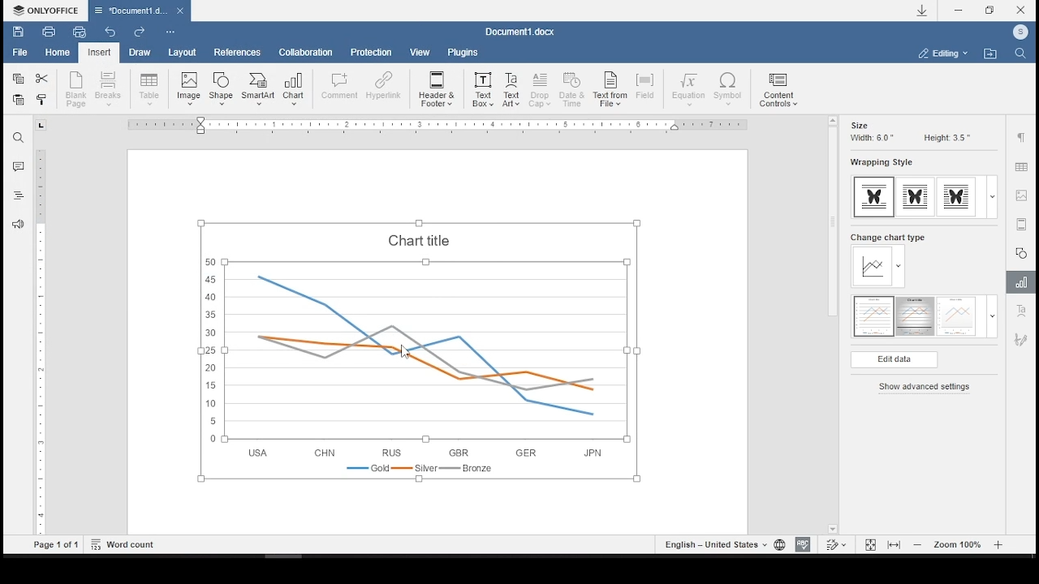  What do you see at coordinates (916, 198) in the screenshot?
I see `wrapping style` at bounding box center [916, 198].